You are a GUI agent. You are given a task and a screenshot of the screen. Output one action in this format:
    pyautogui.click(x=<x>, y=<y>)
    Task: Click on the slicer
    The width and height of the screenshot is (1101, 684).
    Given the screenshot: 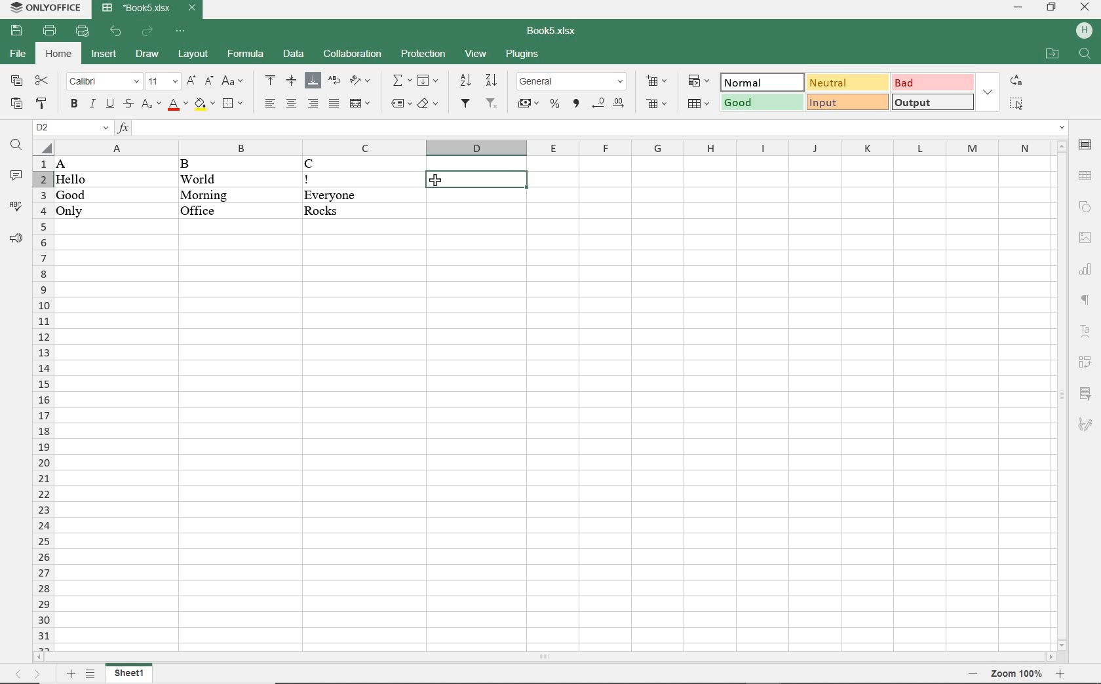 What is the action you would take?
    pyautogui.click(x=1085, y=392)
    